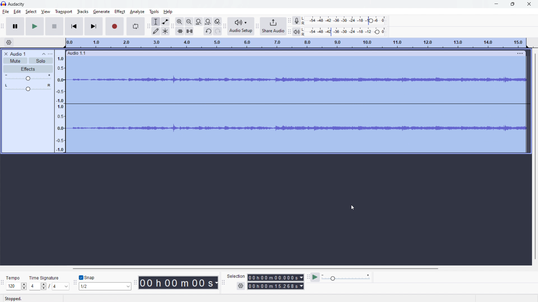  What do you see at coordinates (17, 11) in the screenshot?
I see `edit` at bounding box center [17, 11].